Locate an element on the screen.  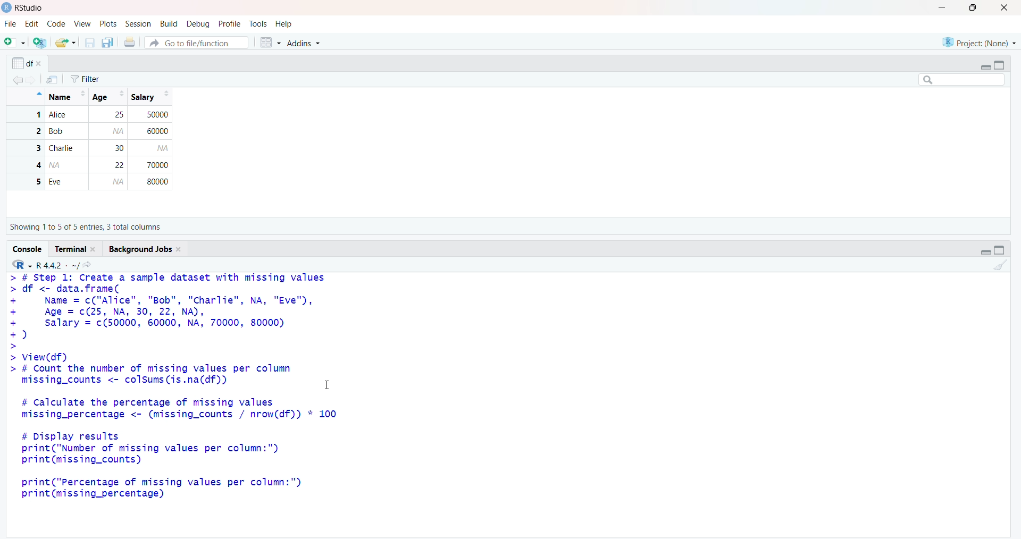
Tools is located at coordinates (259, 24).